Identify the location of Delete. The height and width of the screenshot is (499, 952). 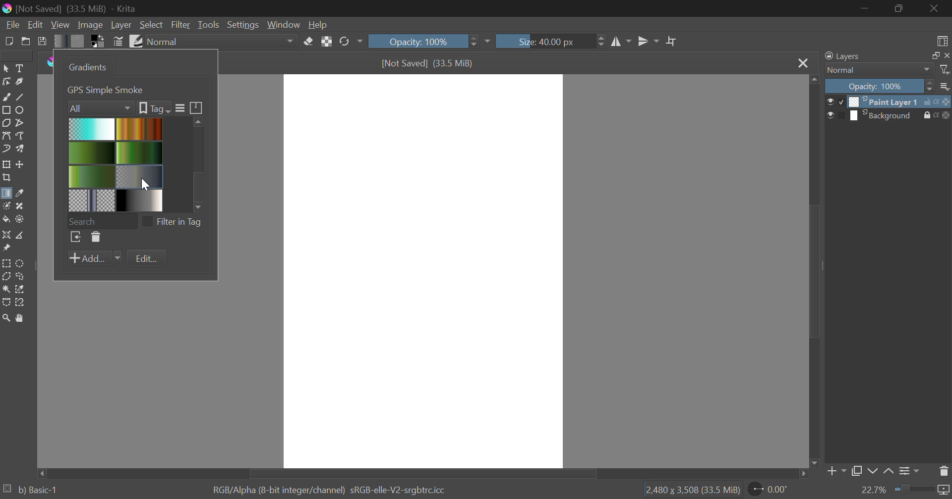
(95, 238).